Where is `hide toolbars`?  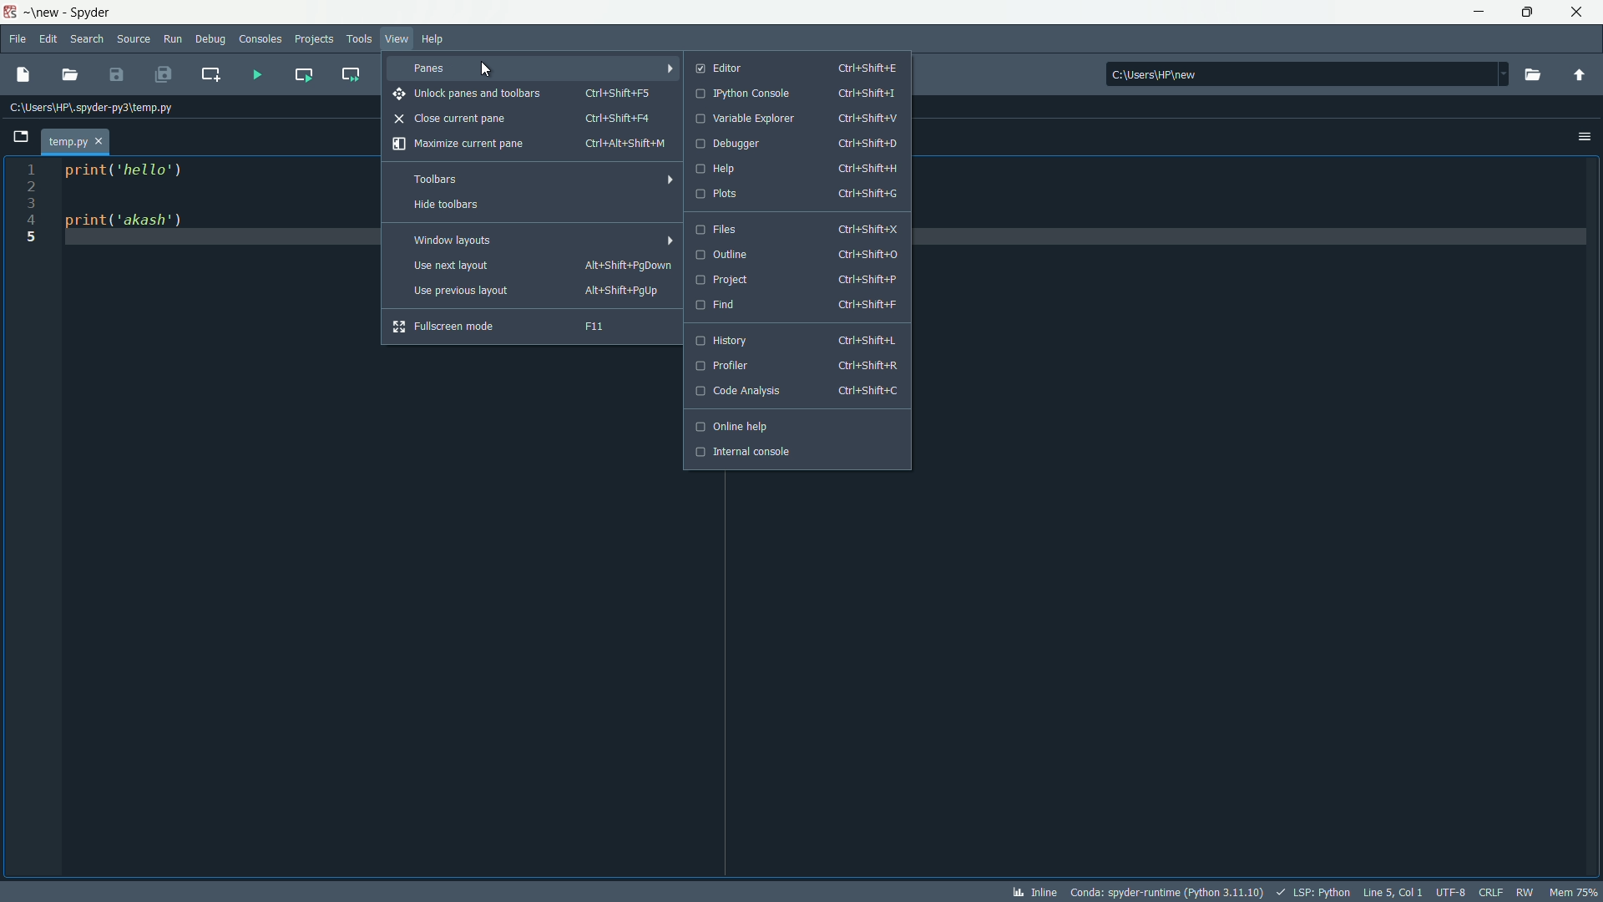 hide toolbars is located at coordinates (528, 205).